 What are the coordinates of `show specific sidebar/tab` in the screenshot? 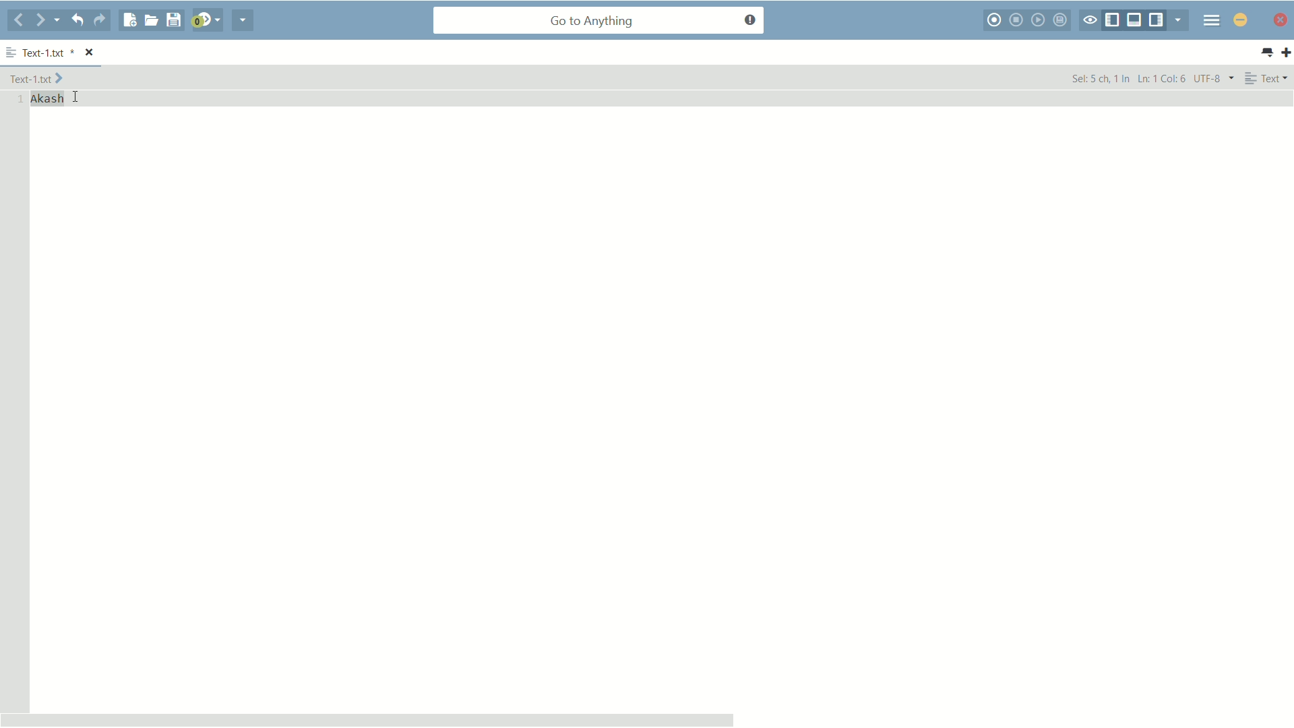 It's located at (1181, 20).